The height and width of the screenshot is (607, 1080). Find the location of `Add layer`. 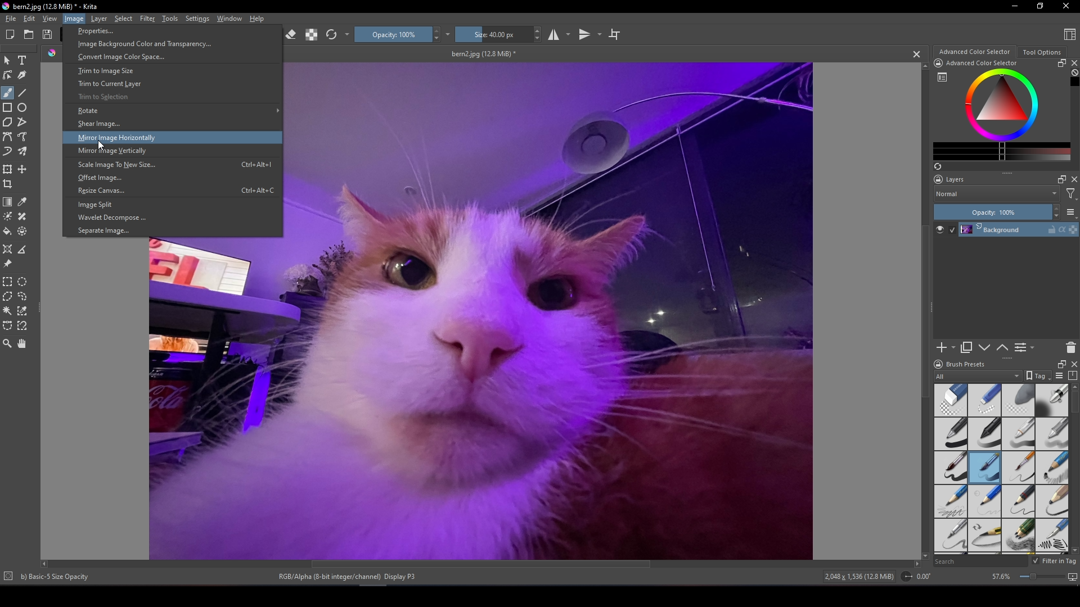

Add layer is located at coordinates (946, 348).